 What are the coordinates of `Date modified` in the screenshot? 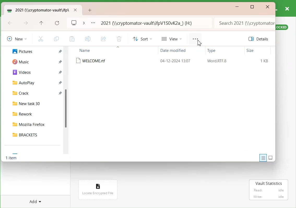 It's located at (175, 50).